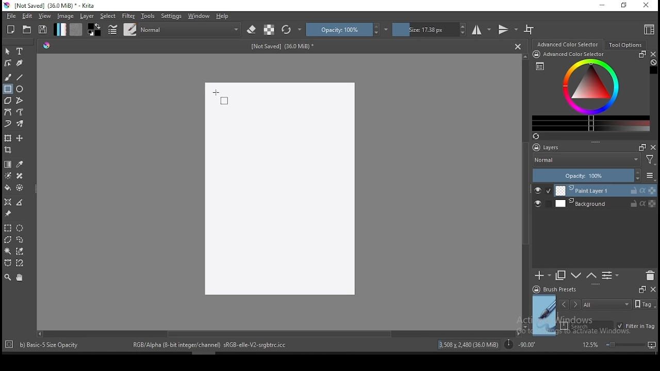  What do you see at coordinates (27, 29) in the screenshot?
I see `open` at bounding box center [27, 29].